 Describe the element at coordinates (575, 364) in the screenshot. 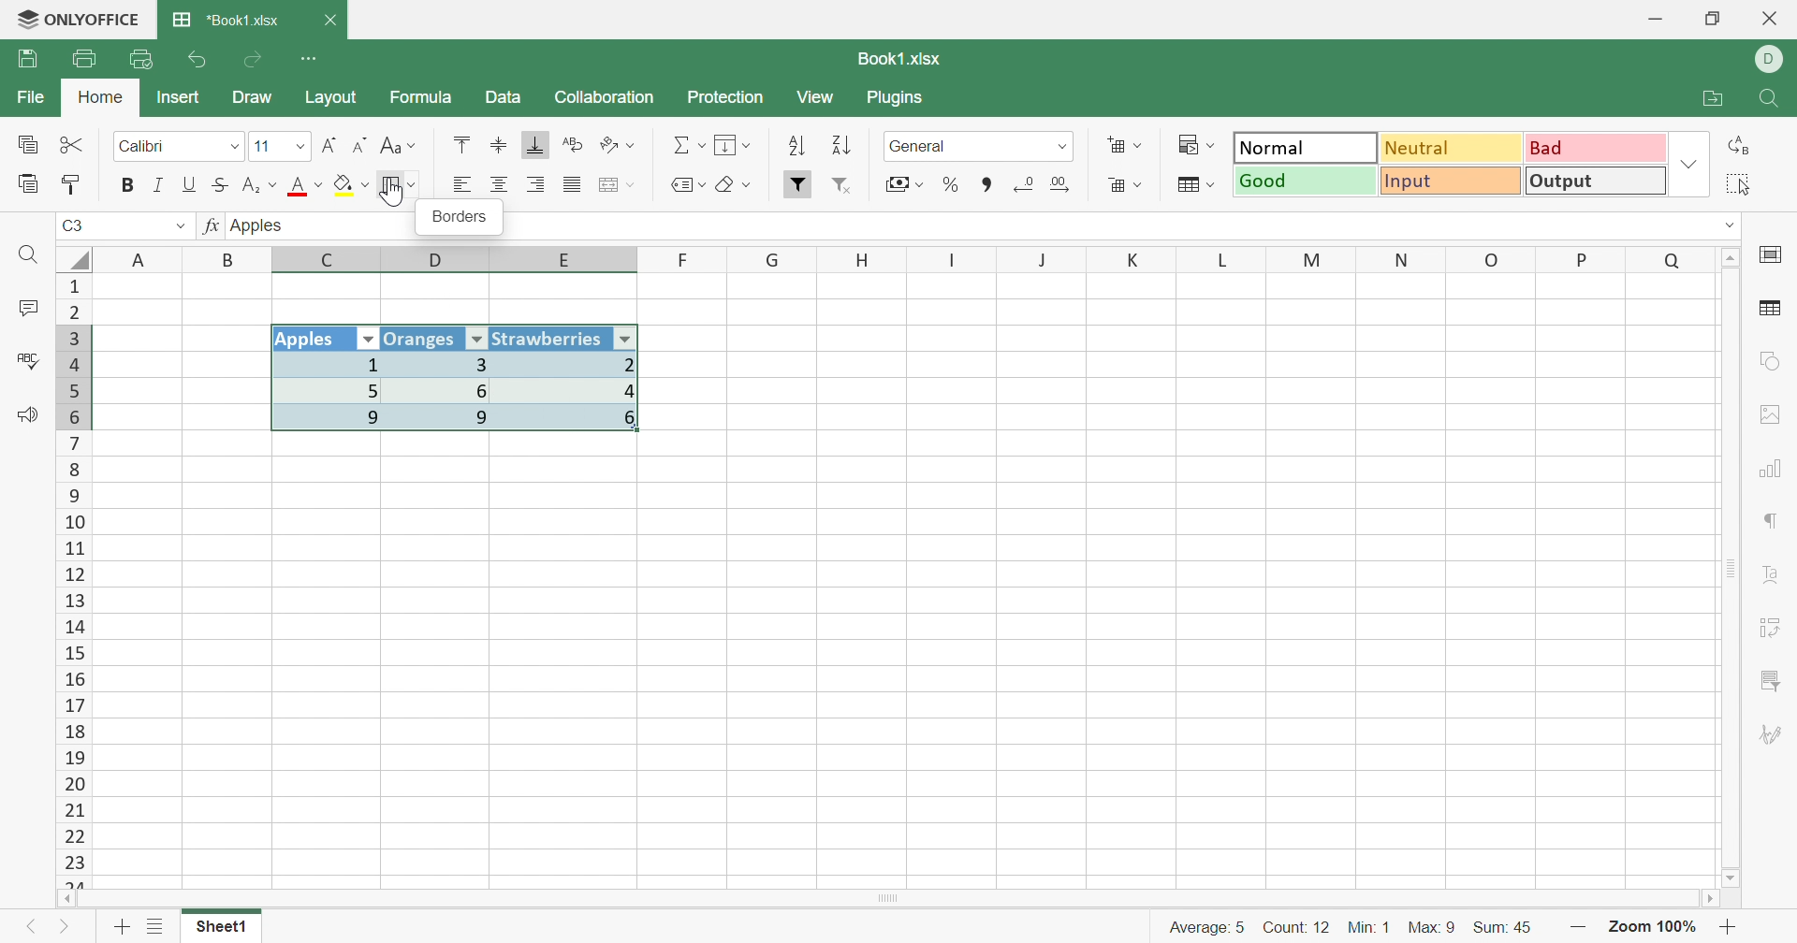

I see `2` at that location.